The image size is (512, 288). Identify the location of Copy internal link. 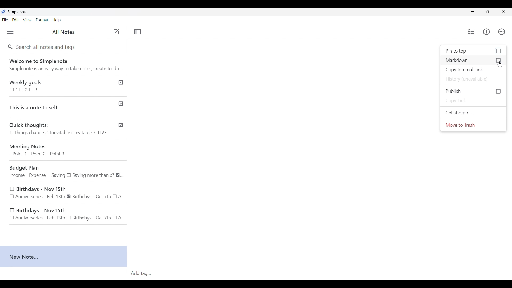
(473, 70).